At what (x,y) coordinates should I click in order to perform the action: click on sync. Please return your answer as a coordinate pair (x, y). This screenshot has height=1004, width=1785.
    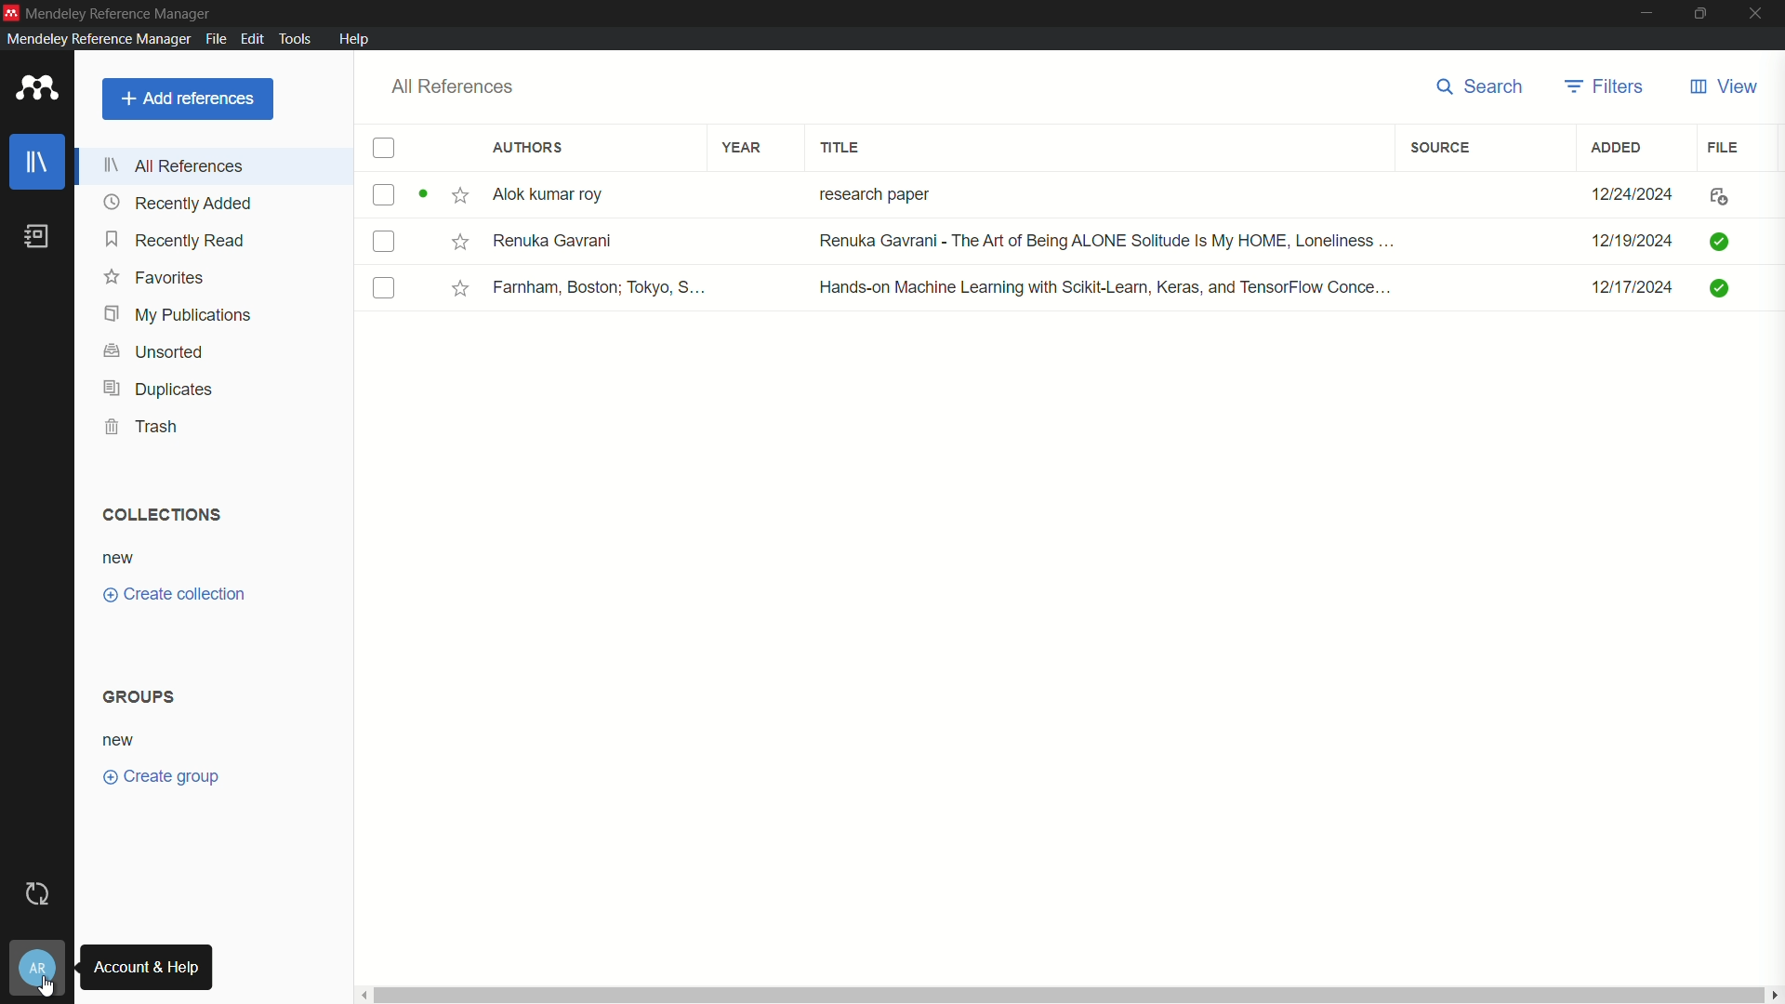
    Looking at the image, I should click on (38, 895).